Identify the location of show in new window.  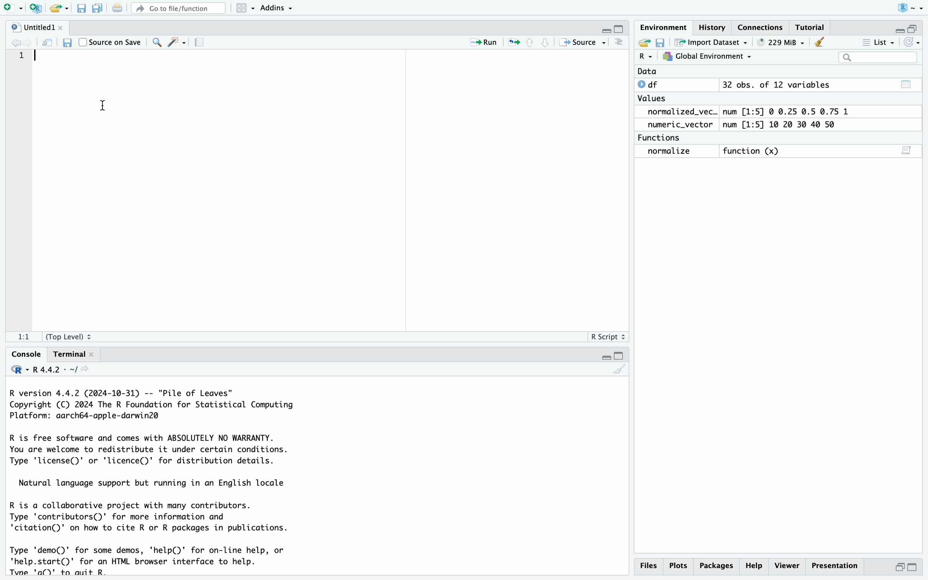
(46, 43).